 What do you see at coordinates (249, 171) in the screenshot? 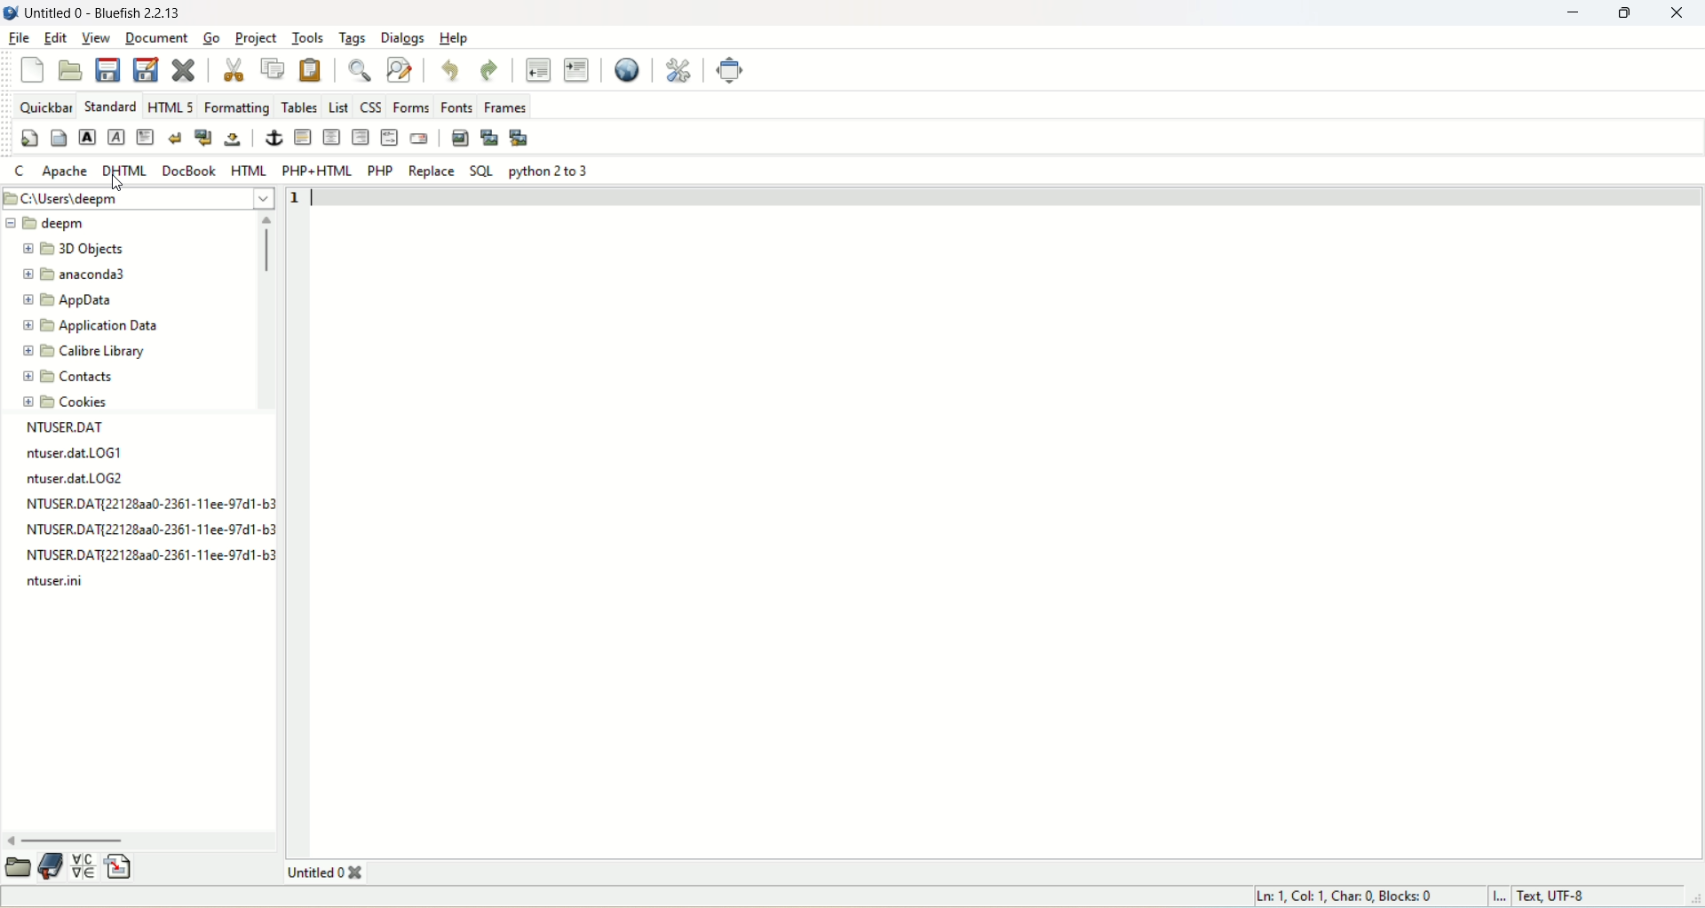
I see `HTML` at bounding box center [249, 171].